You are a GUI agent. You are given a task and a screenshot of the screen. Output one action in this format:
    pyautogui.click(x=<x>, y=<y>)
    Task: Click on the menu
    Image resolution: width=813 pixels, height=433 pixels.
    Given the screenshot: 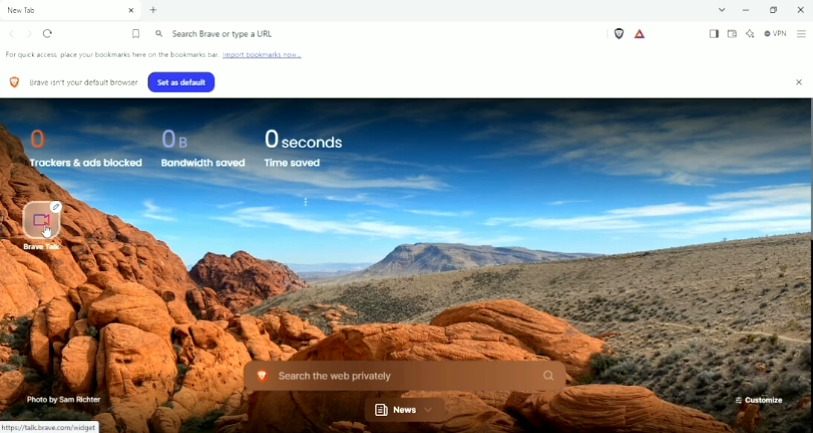 What is the action you would take?
    pyautogui.click(x=309, y=202)
    